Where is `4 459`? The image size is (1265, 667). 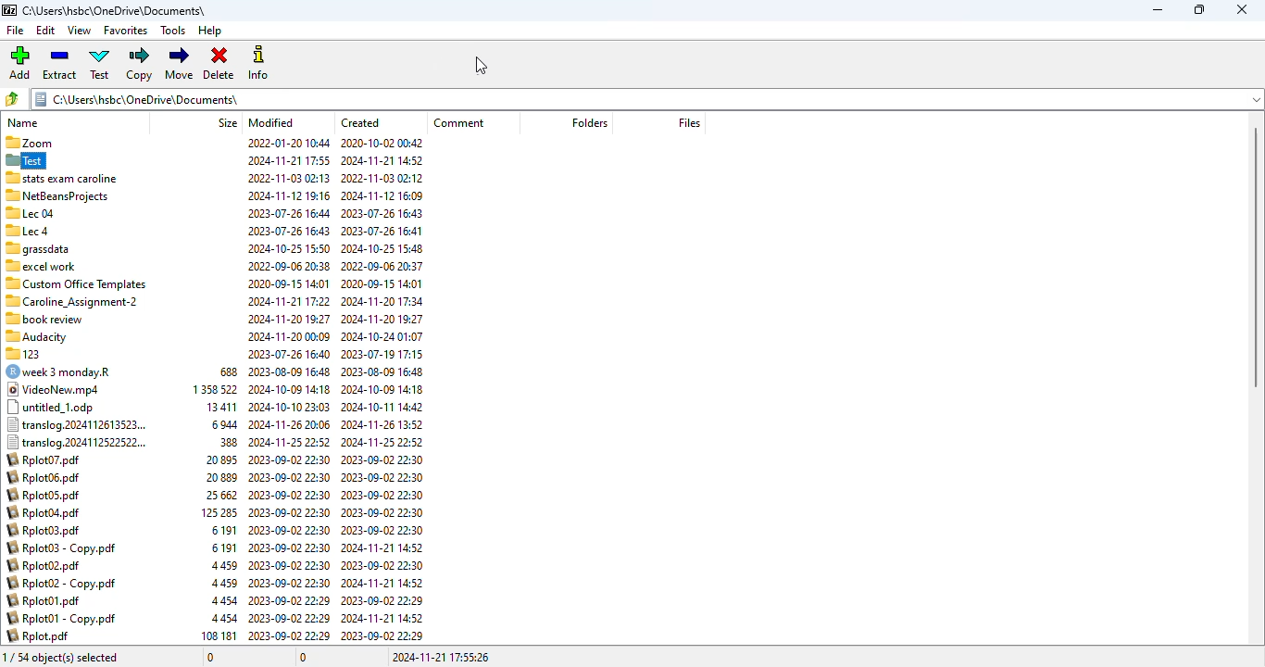
4 459 is located at coordinates (224, 583).